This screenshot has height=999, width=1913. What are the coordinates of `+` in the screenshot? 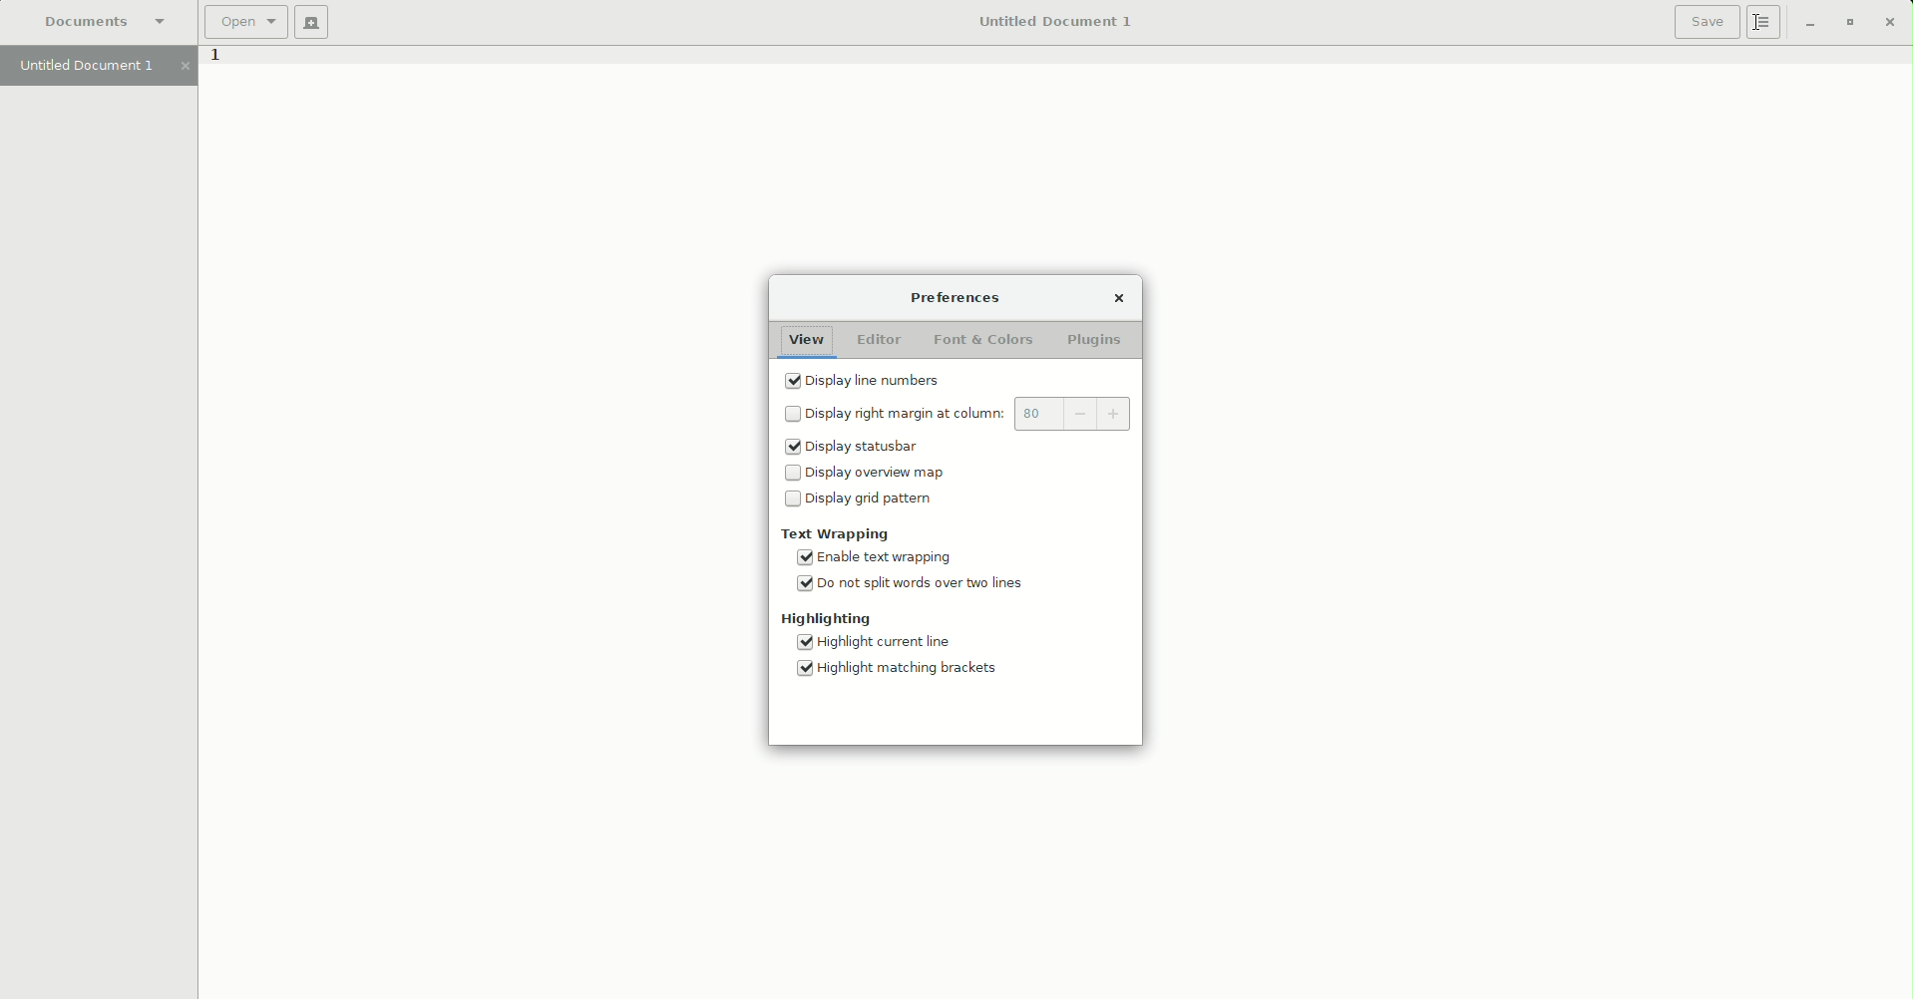 It's located at (1112, 414).